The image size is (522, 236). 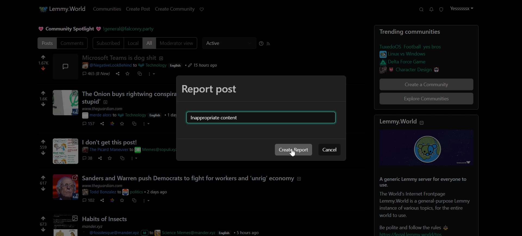 What do you see at coordinates (147, 124) in the screenshot?
I see `more` at bounding box center [147, 124].